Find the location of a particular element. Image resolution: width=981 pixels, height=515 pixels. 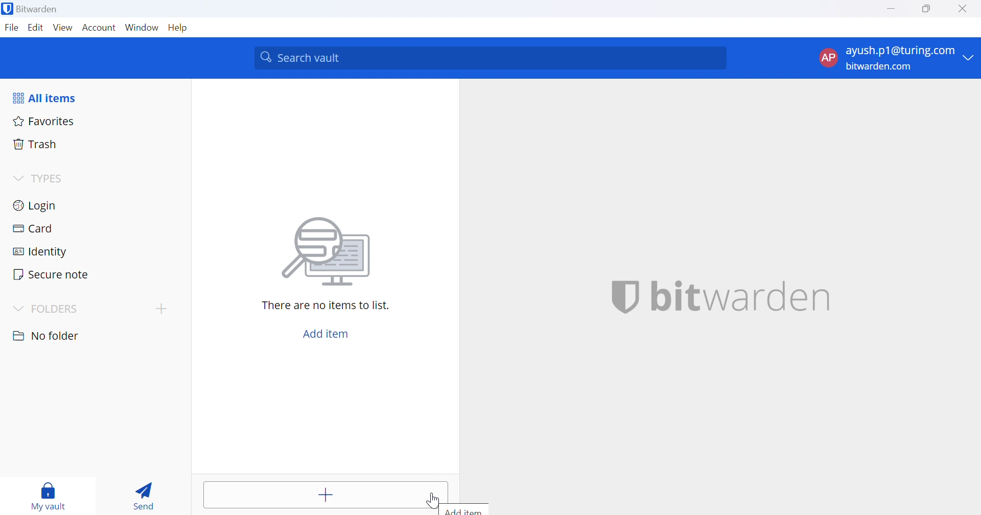

Secure note is located at coordinates (53, 275).